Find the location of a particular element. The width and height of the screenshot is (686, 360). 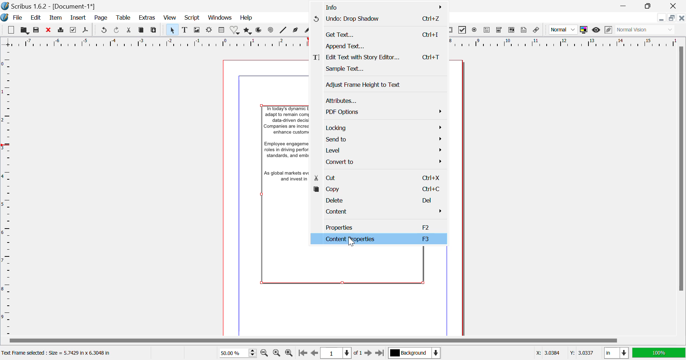

Zoom 50% is located at coordinates (237, 352).